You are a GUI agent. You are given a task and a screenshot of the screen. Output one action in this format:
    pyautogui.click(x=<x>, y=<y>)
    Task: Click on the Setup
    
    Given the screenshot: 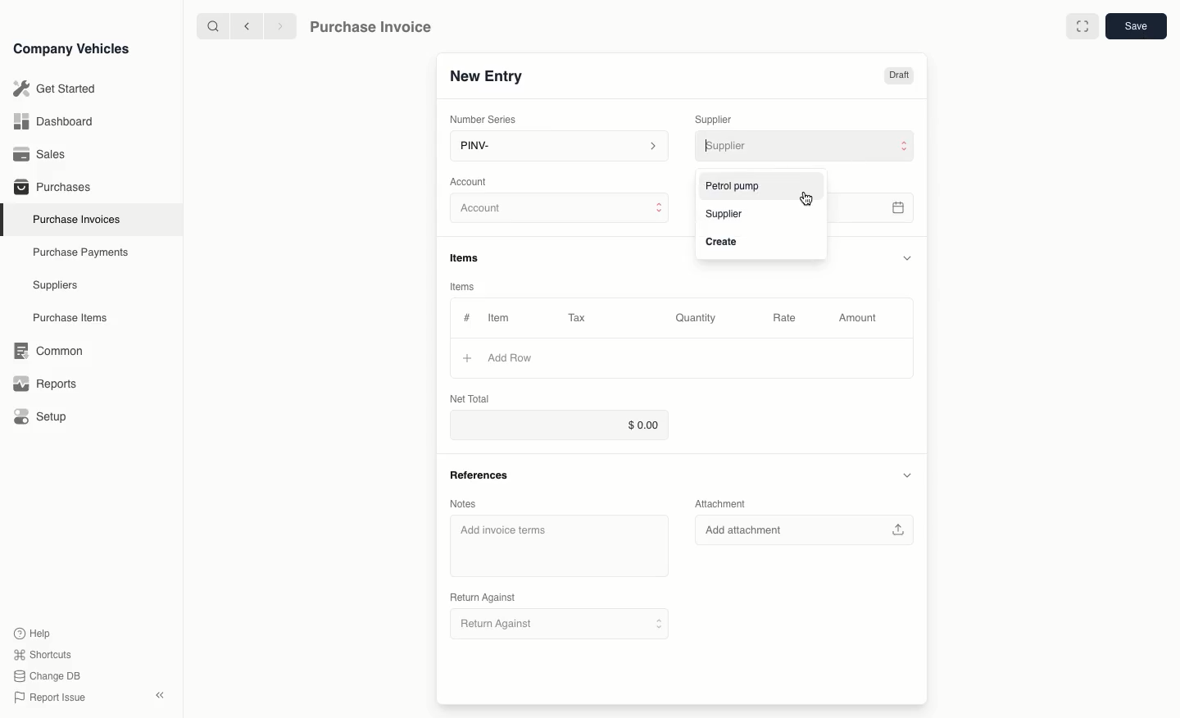 What is the action you would take?
    pyautogui.click(x=43, y=417)
    